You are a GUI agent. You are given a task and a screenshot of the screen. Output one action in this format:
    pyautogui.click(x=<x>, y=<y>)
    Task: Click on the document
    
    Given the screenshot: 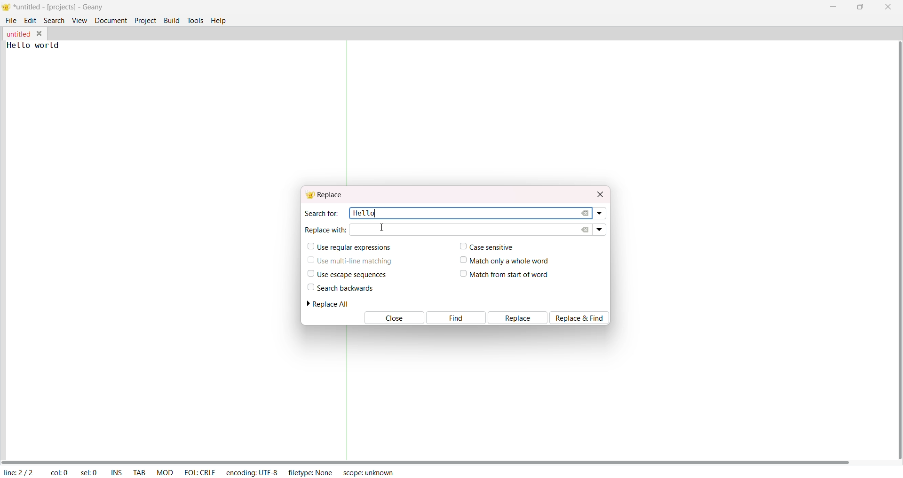 What is the action you would take?
    pyautogui.click(x=111, y=20)
    